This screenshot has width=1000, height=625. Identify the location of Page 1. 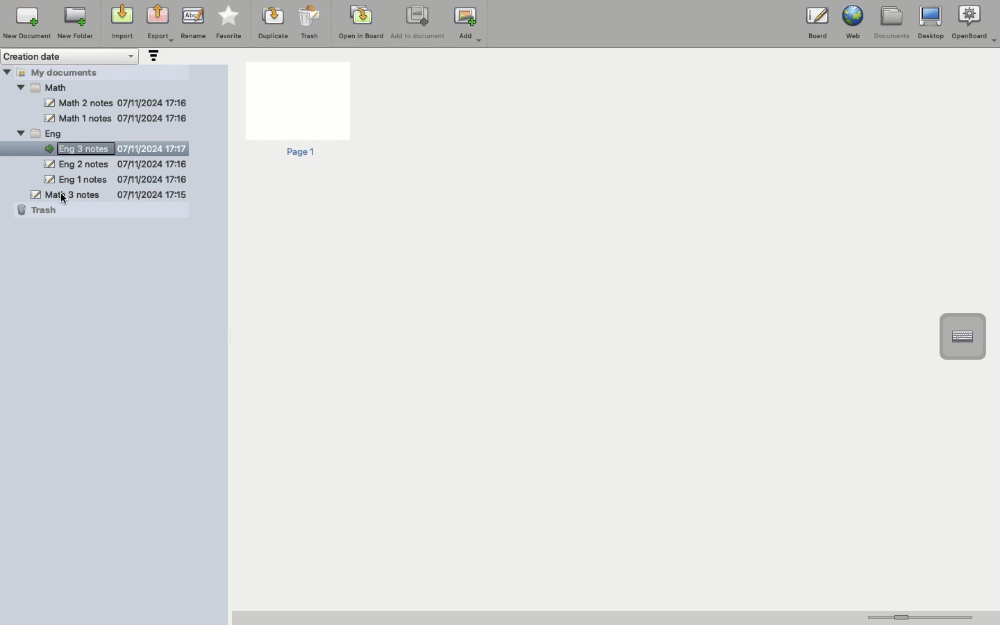
(297, 110).